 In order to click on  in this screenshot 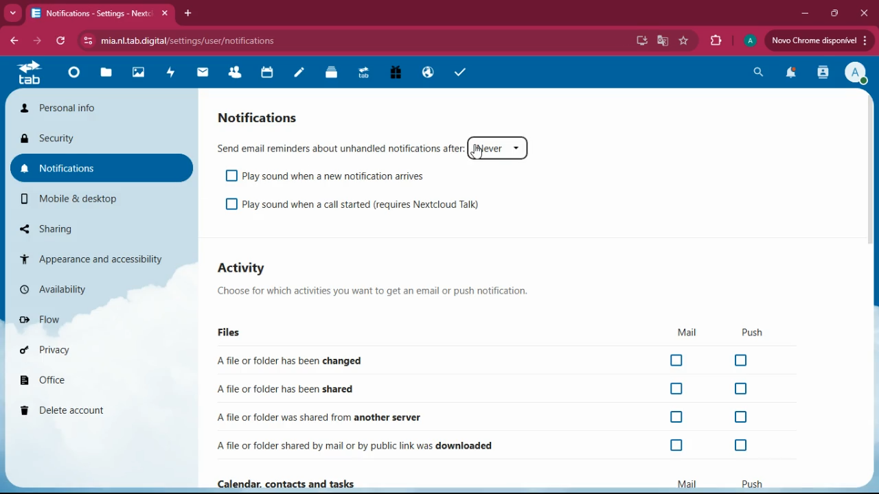, I will do `click(187, 13)`.